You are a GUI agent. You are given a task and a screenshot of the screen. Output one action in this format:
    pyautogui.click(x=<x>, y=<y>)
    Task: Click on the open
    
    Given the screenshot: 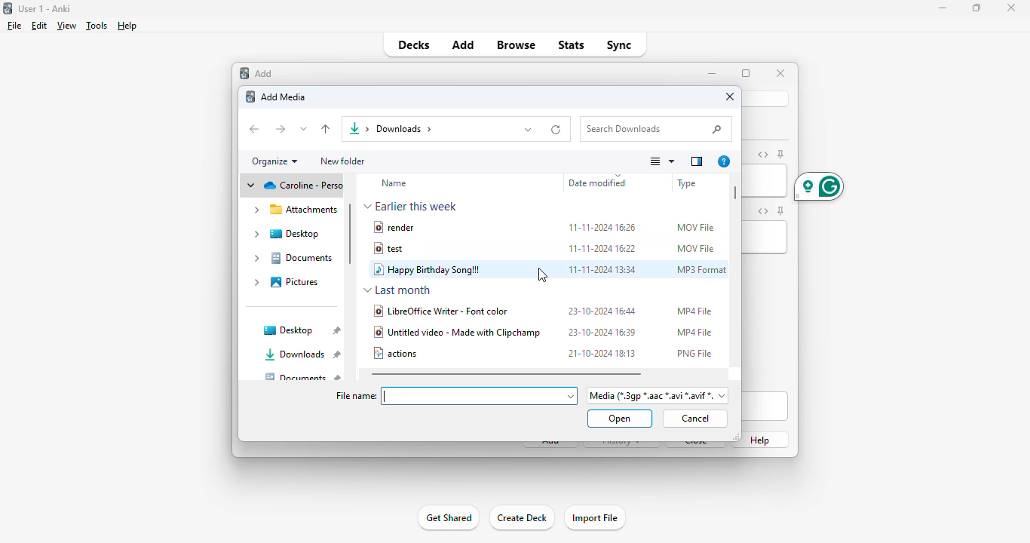 What is the action you would take?
    pyautogui.click(x=621, y=419)
    